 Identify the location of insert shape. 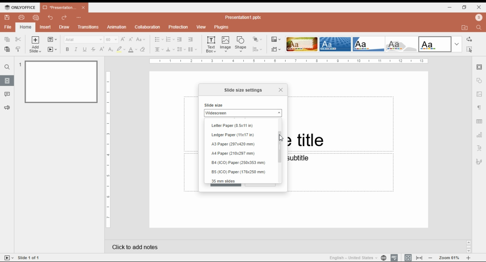
(241, 44).